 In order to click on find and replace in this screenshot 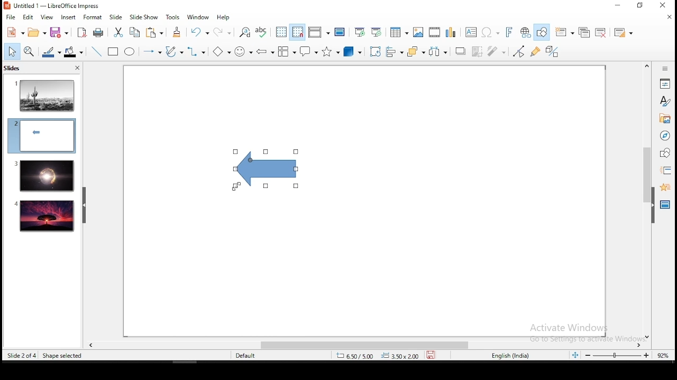, I will do `click(245, 31)`.